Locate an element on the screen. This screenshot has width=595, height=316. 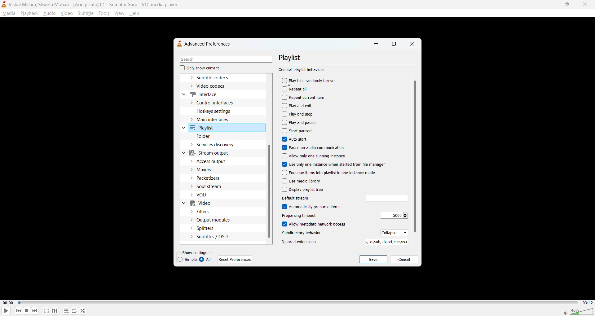
default stream is located at coordinates (306, 198).